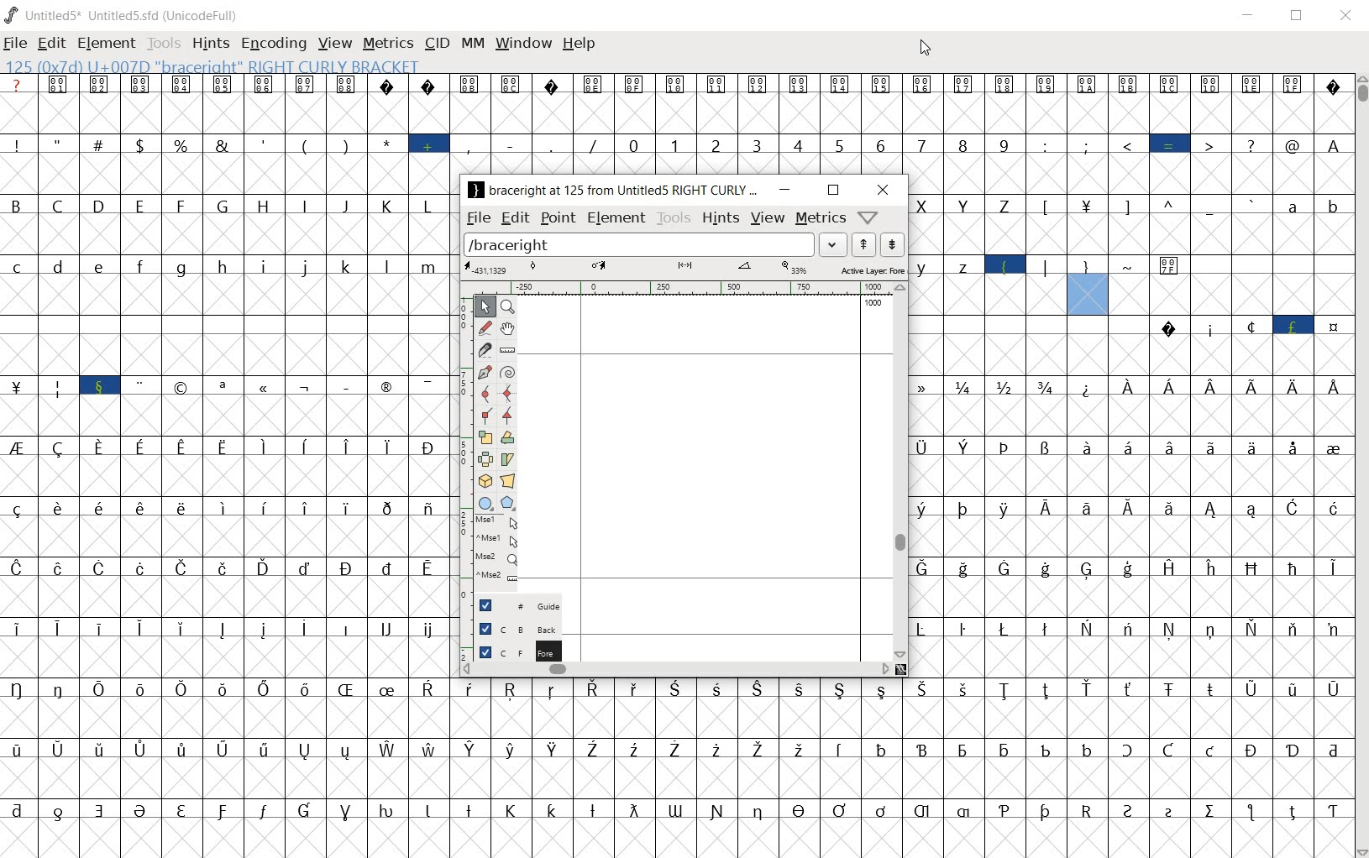  What do you see at coordinates (484, 326) in the screenshot?
I see `draw a freehand curve` at bounding box center [484, 326].